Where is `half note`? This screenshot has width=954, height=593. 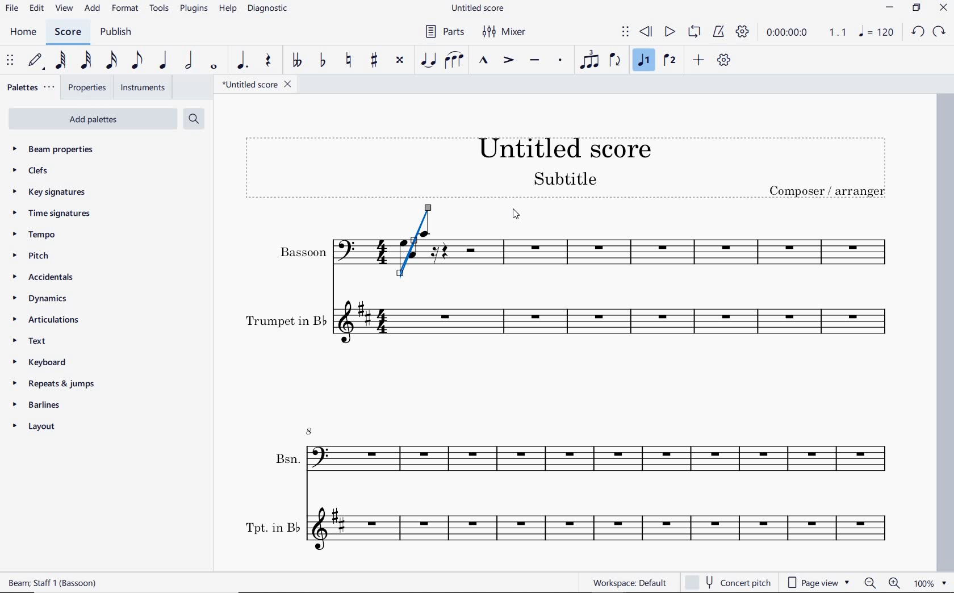
half note is located at coordinates (190, 61).